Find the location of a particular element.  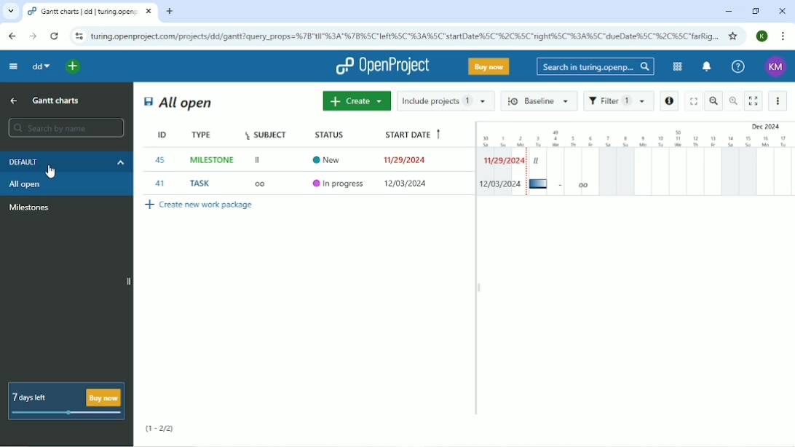

Gantt charts is located at coordinates (59, 100).